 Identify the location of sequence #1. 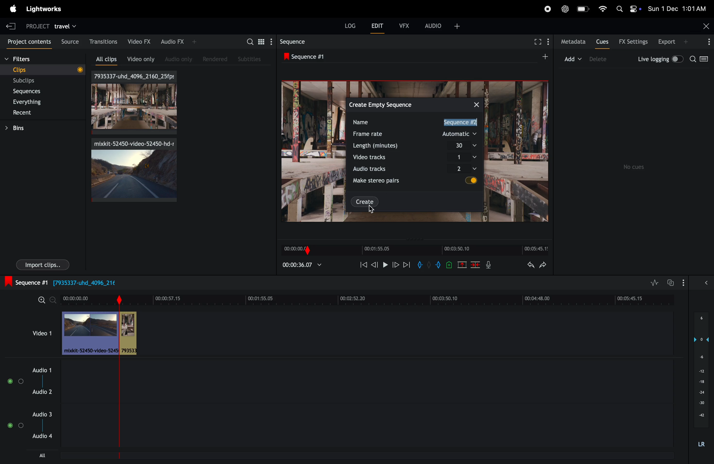
(461, 122).